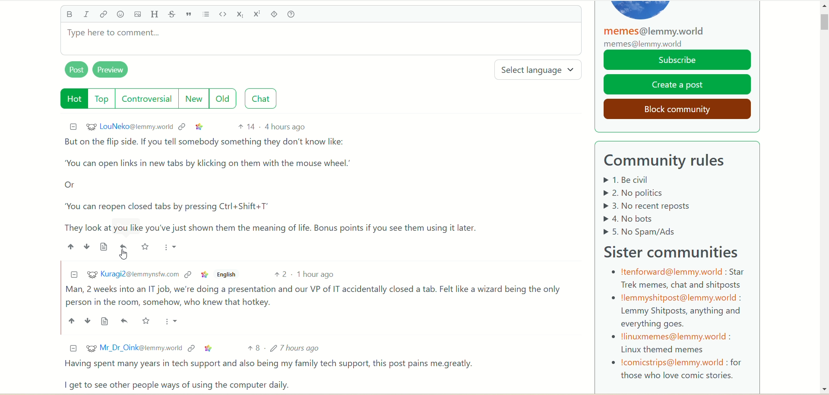 The height and width of the screenshot is (395, 829). Describe the element at coordinates (209, 348) in the screenshot. I see `link` at that location.